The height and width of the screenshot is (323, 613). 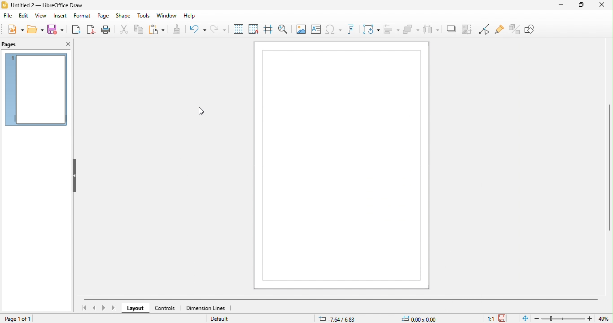 I want to click on edit, so click(x=24, y=16).